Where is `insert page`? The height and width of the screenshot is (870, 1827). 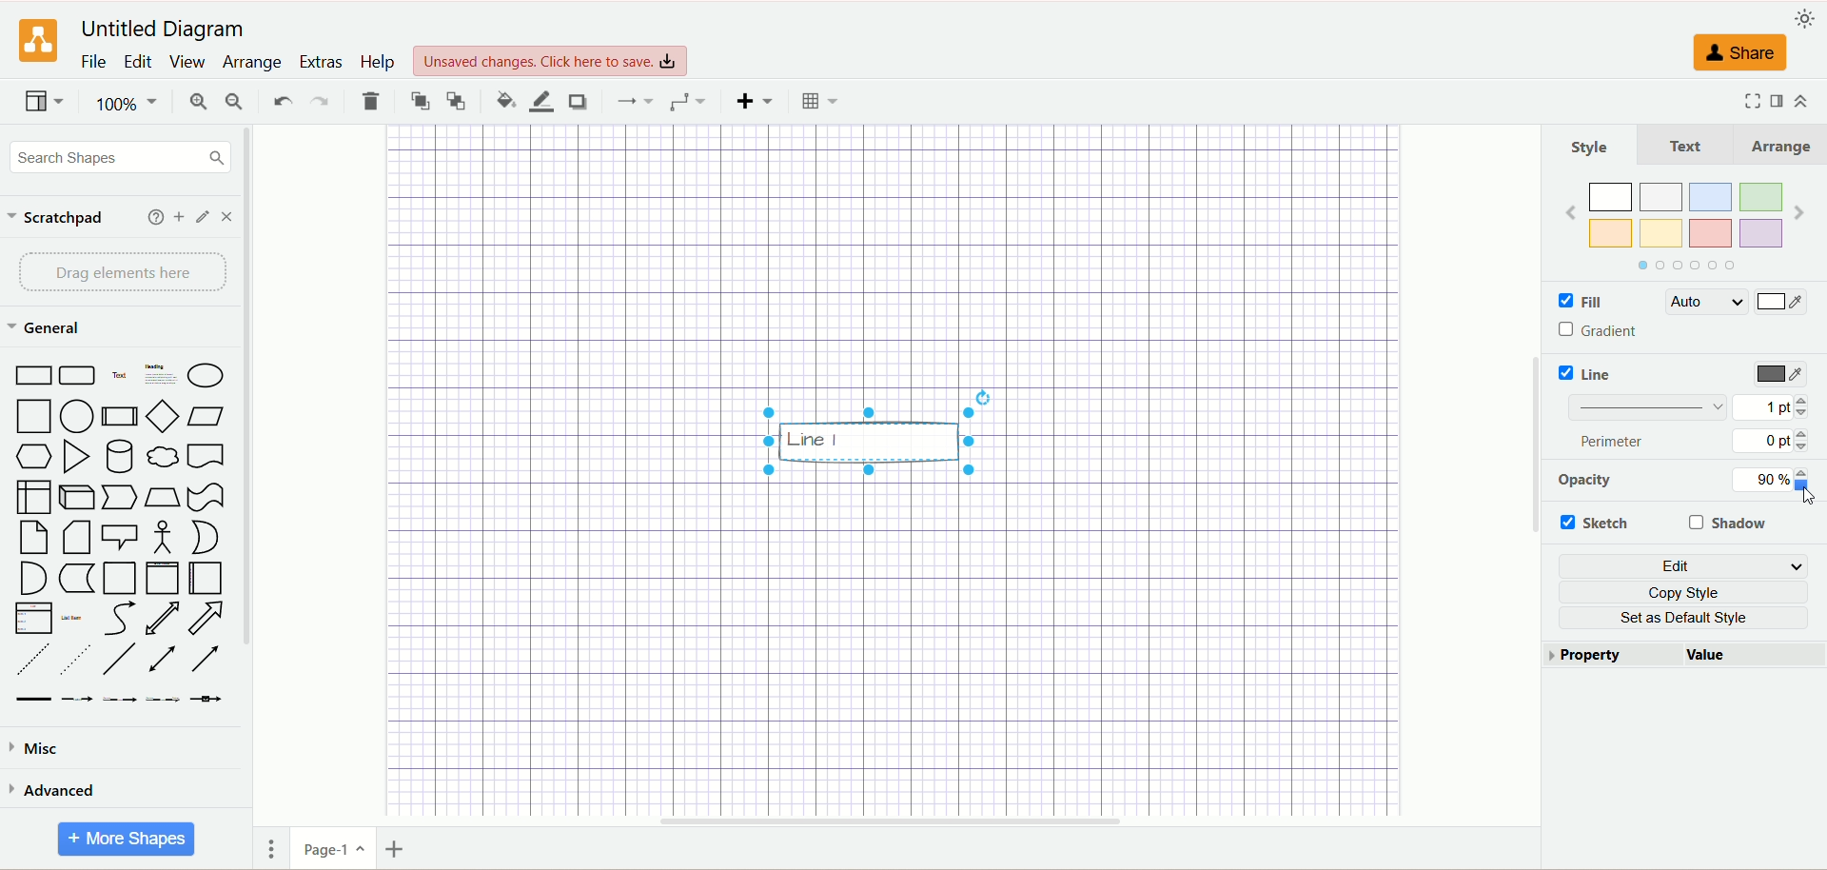 insert page is located at coordinates (397, 847).